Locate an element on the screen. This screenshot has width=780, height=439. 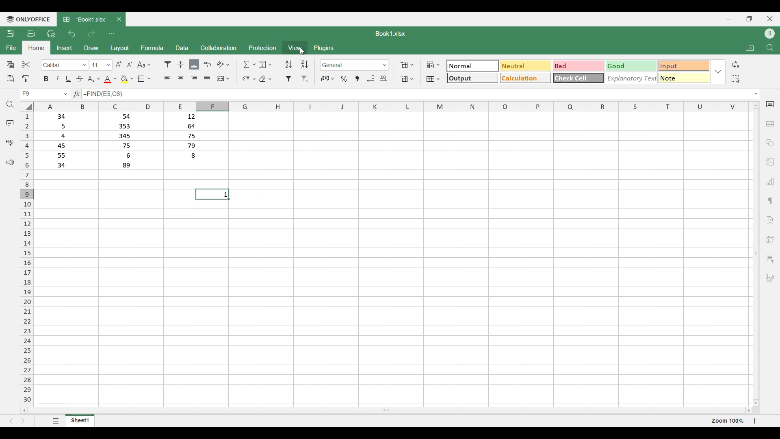
Input text size manually is located at coordinates (95, 65).